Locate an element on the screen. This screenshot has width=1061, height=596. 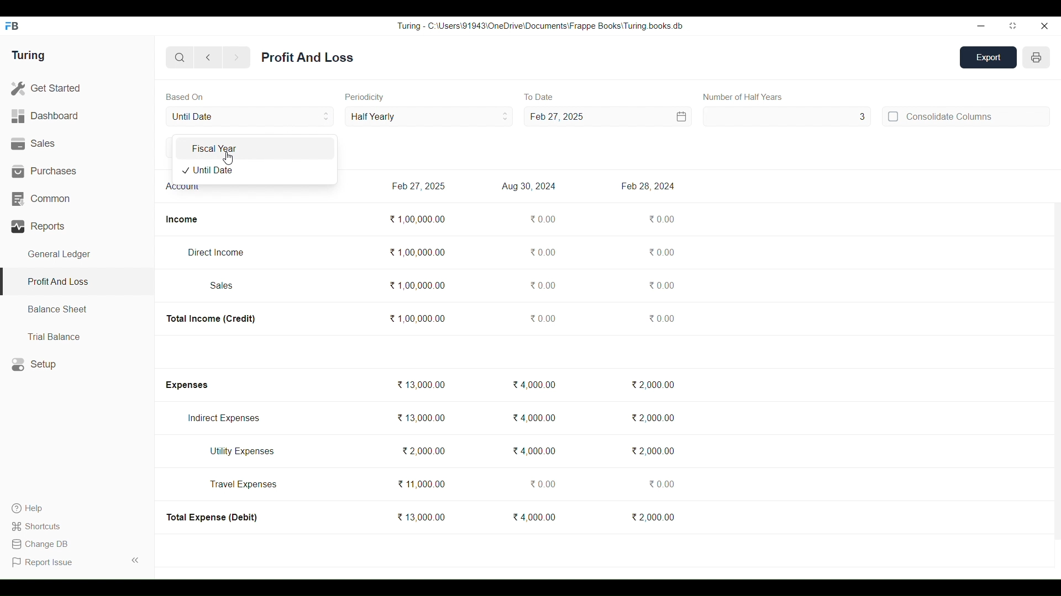
Sales is located at coordinates (77, 144).